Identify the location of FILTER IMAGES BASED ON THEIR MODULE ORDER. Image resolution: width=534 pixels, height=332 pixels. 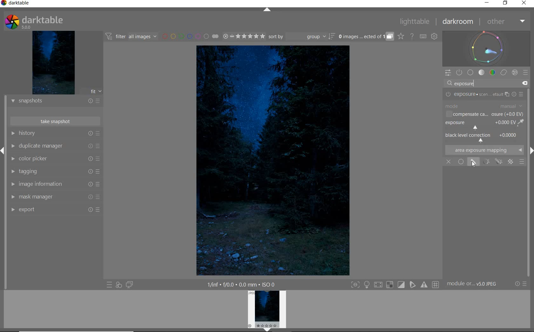
(132, 37).